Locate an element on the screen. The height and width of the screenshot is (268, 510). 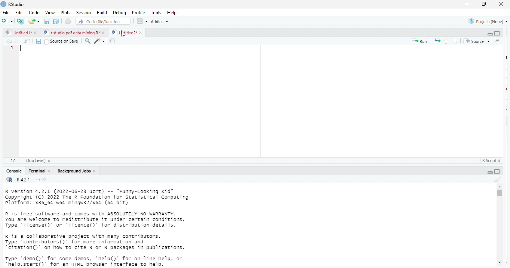
go back to the previous source location is located at coordinates (9, 41).